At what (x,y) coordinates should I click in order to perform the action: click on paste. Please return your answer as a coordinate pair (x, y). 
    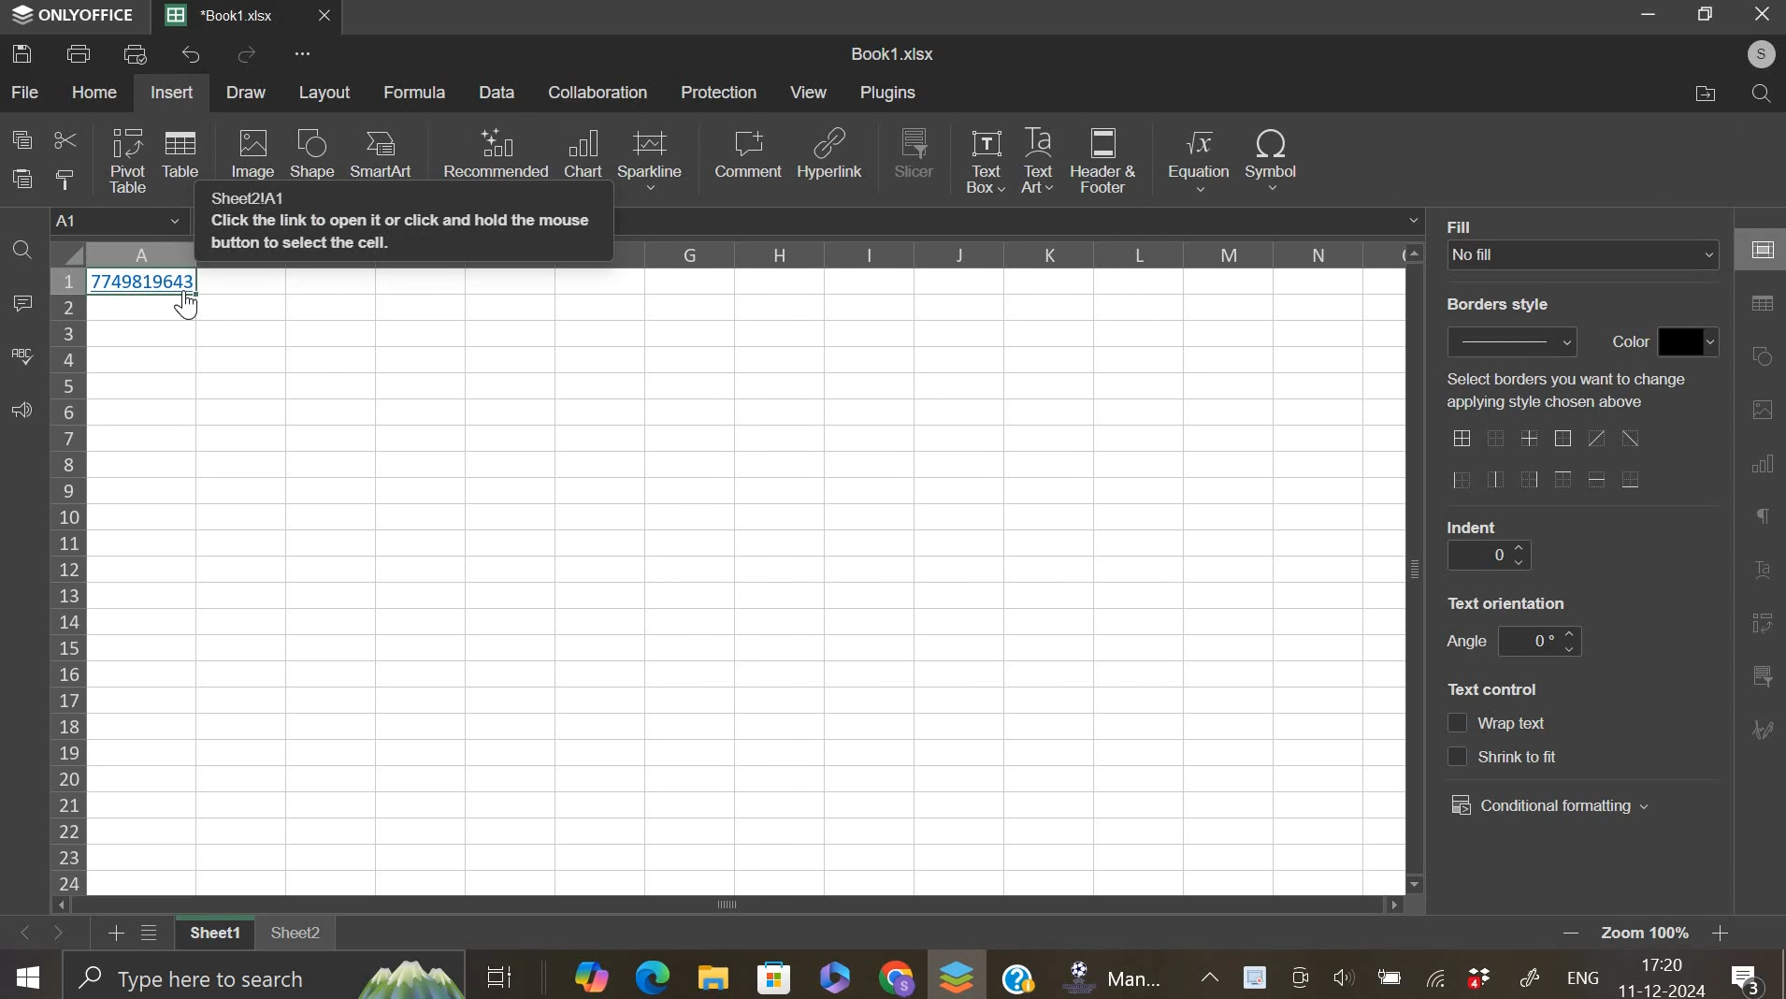
    Looking at the image, I should click on (24, 179).